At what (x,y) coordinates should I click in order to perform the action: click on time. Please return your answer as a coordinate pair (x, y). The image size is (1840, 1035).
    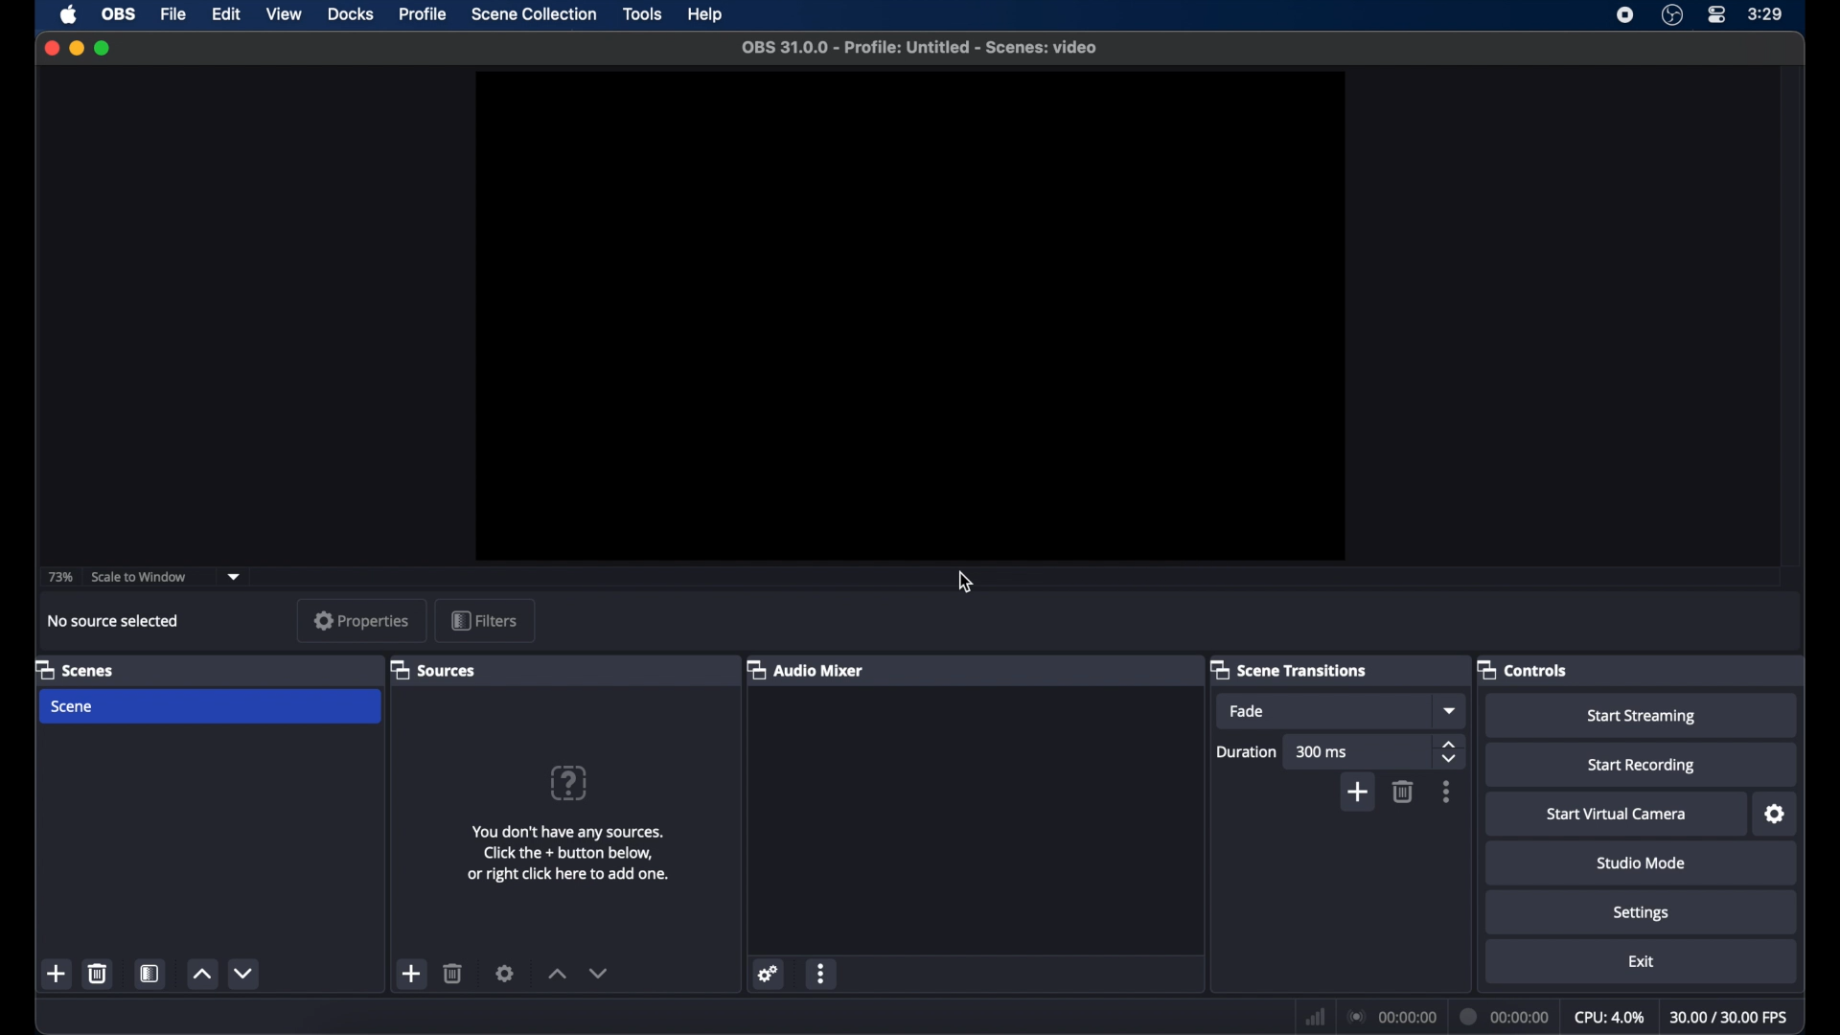
    Looking at the image, I should click on (1767, 13).